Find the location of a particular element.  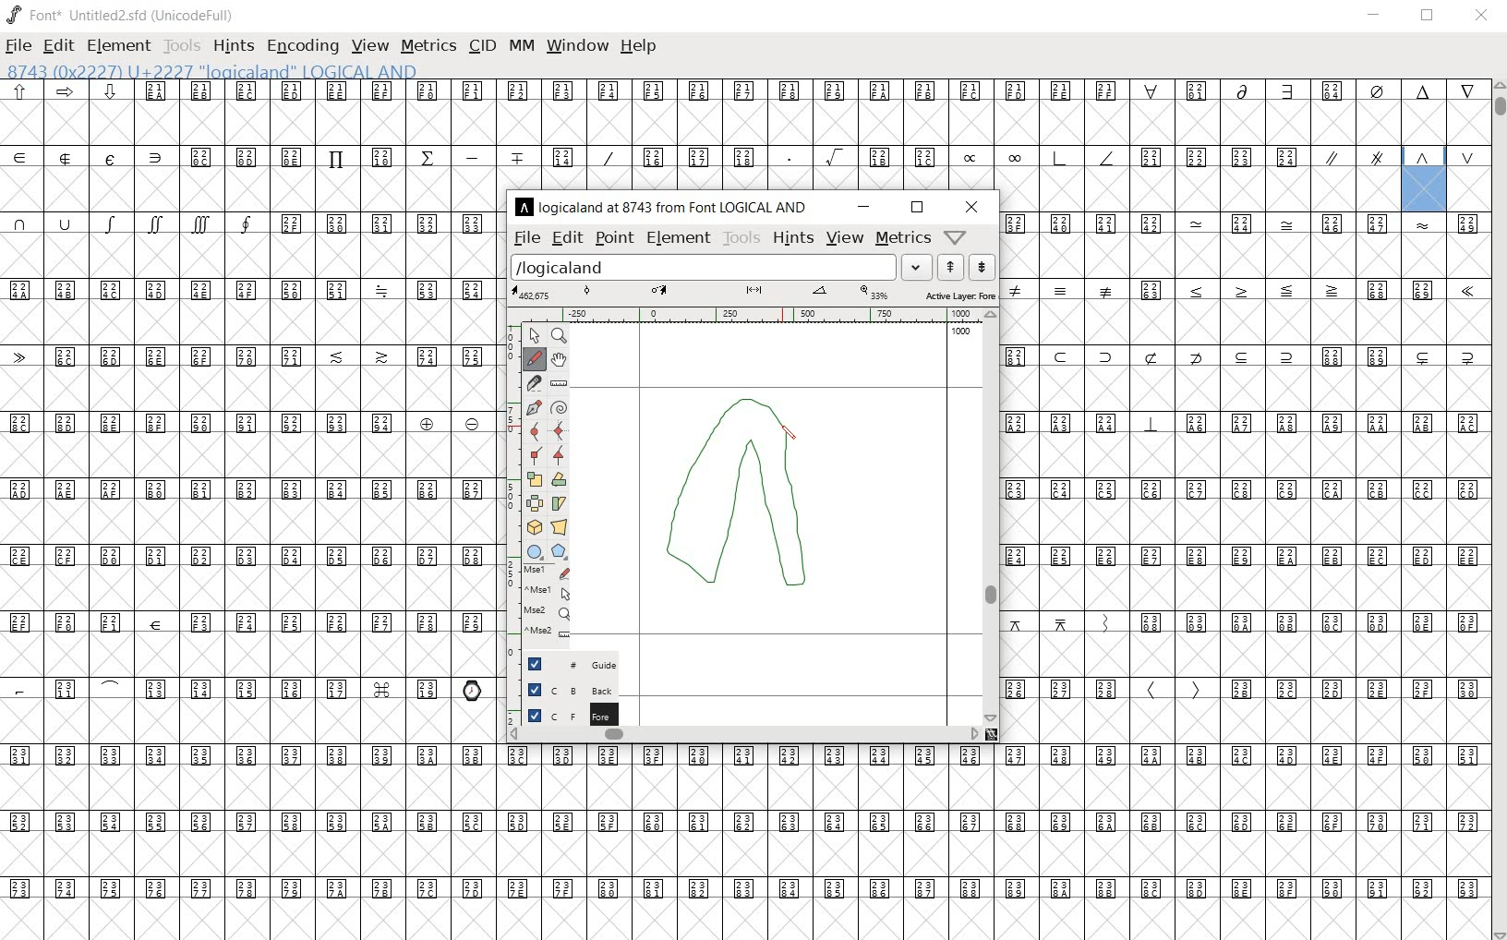

designing logical And glyph is located at coordinates (744, 503).